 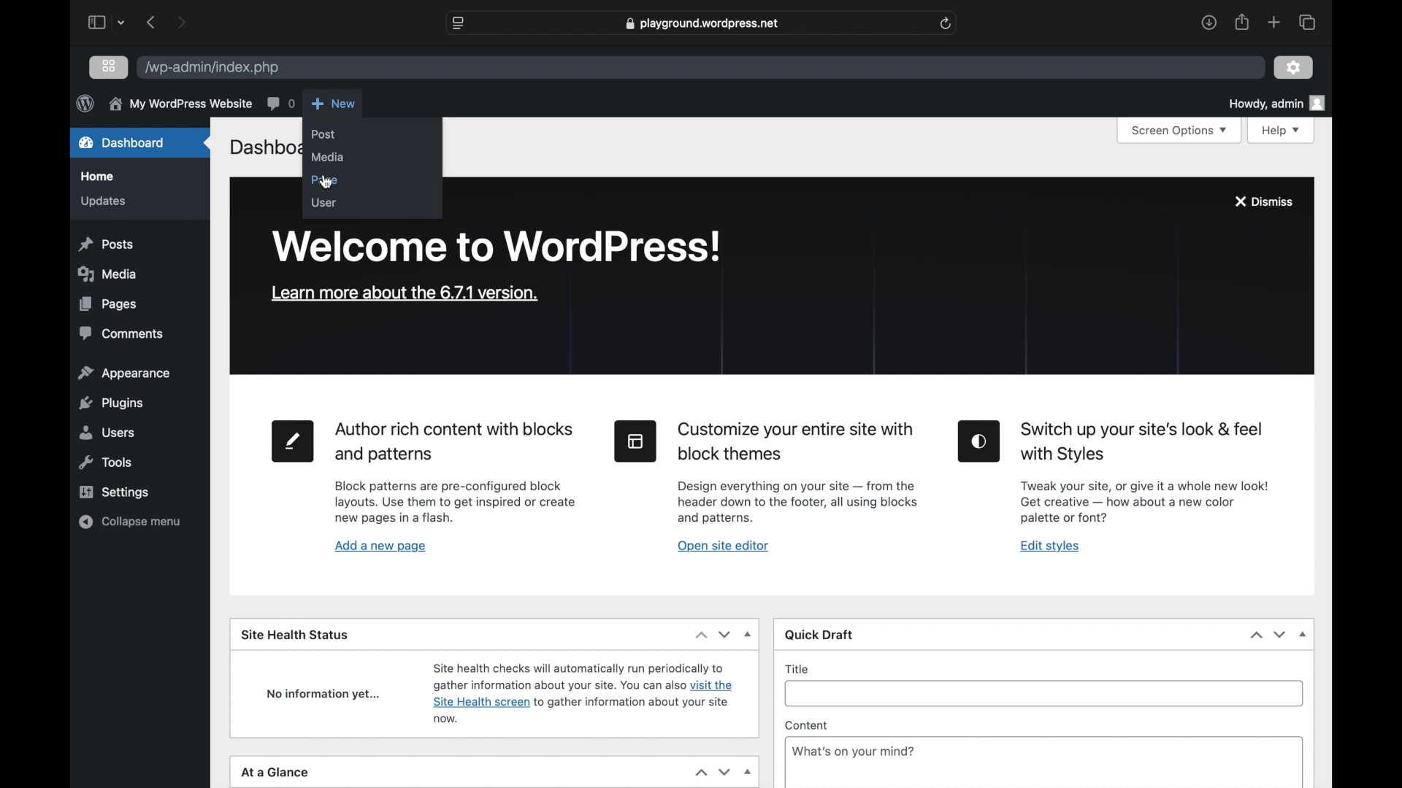 I want to click on Site health checks will automatically run periodically to
gather information about your site. You can also visit the
Site Health screen to gather information about your site
now., so click(x=590, y=693).